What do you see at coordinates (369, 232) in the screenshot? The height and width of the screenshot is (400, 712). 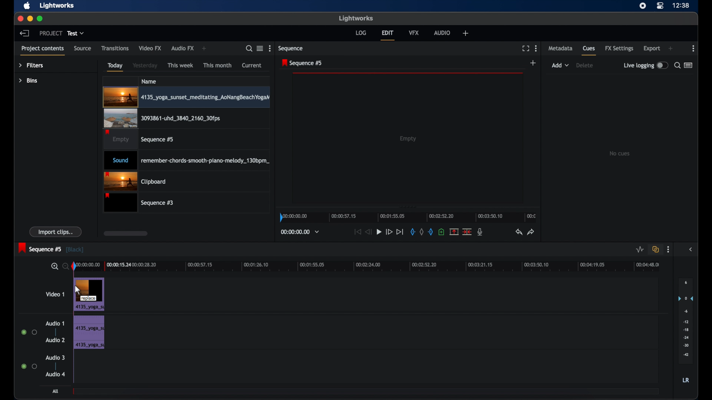 I see `rewind` at bounding box center [369, 232].